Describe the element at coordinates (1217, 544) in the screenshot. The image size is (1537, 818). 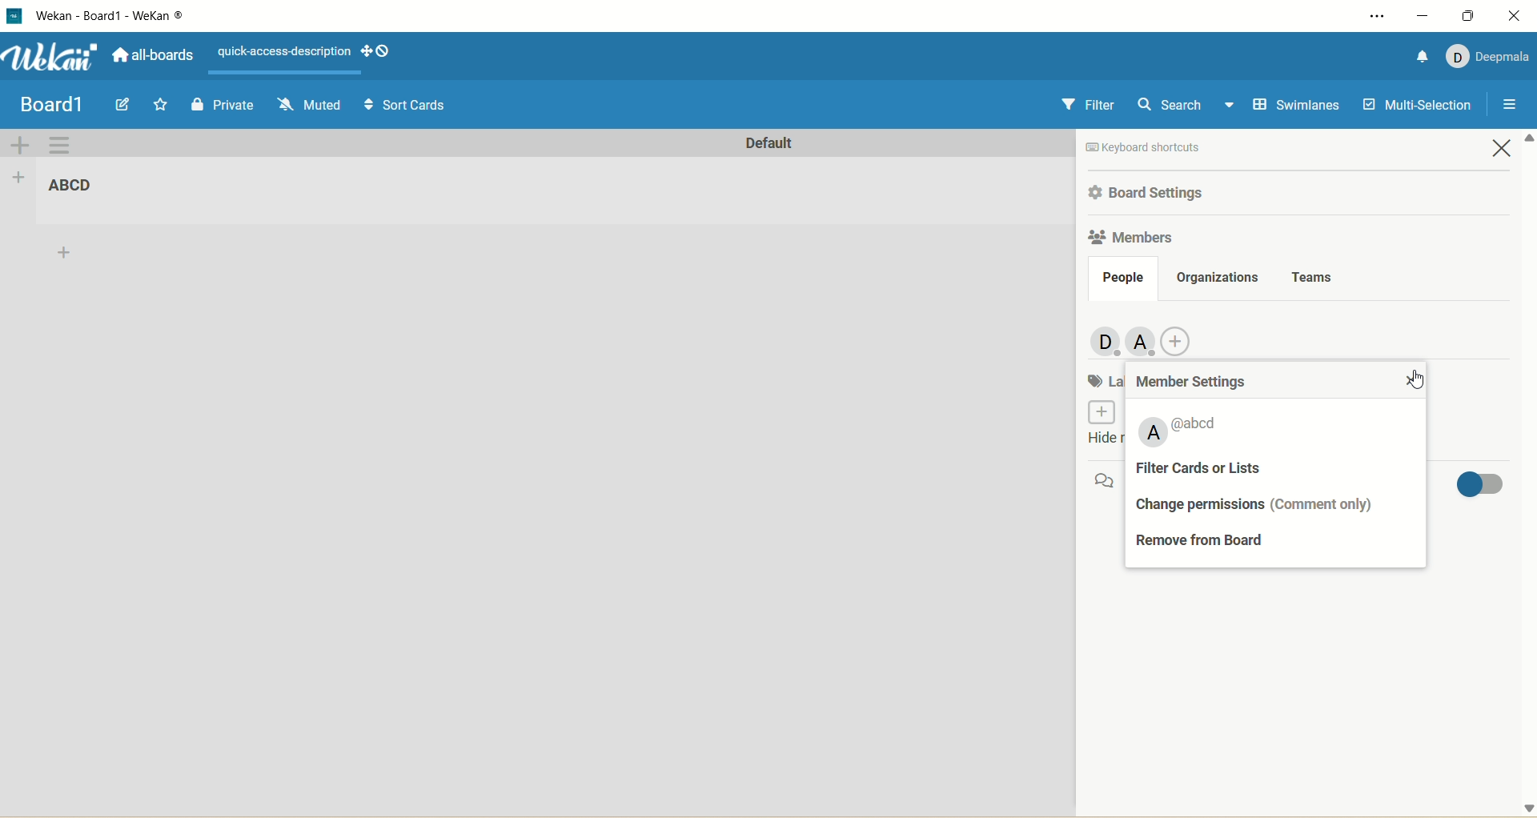
I see `remove from board` at that location.